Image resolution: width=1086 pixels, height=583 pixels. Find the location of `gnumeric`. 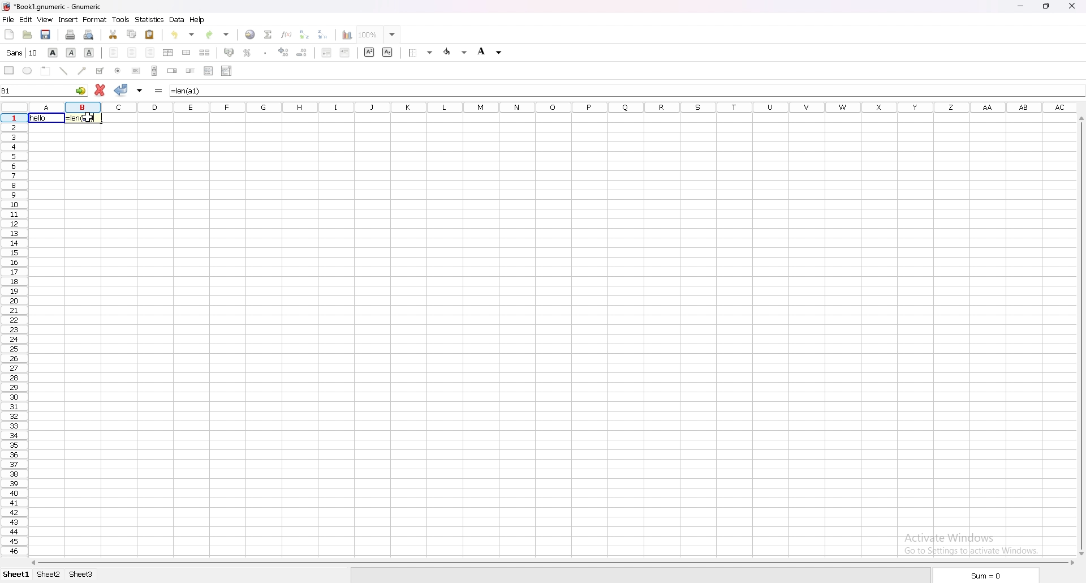

gnumeric is located at coordinates (51, 7).